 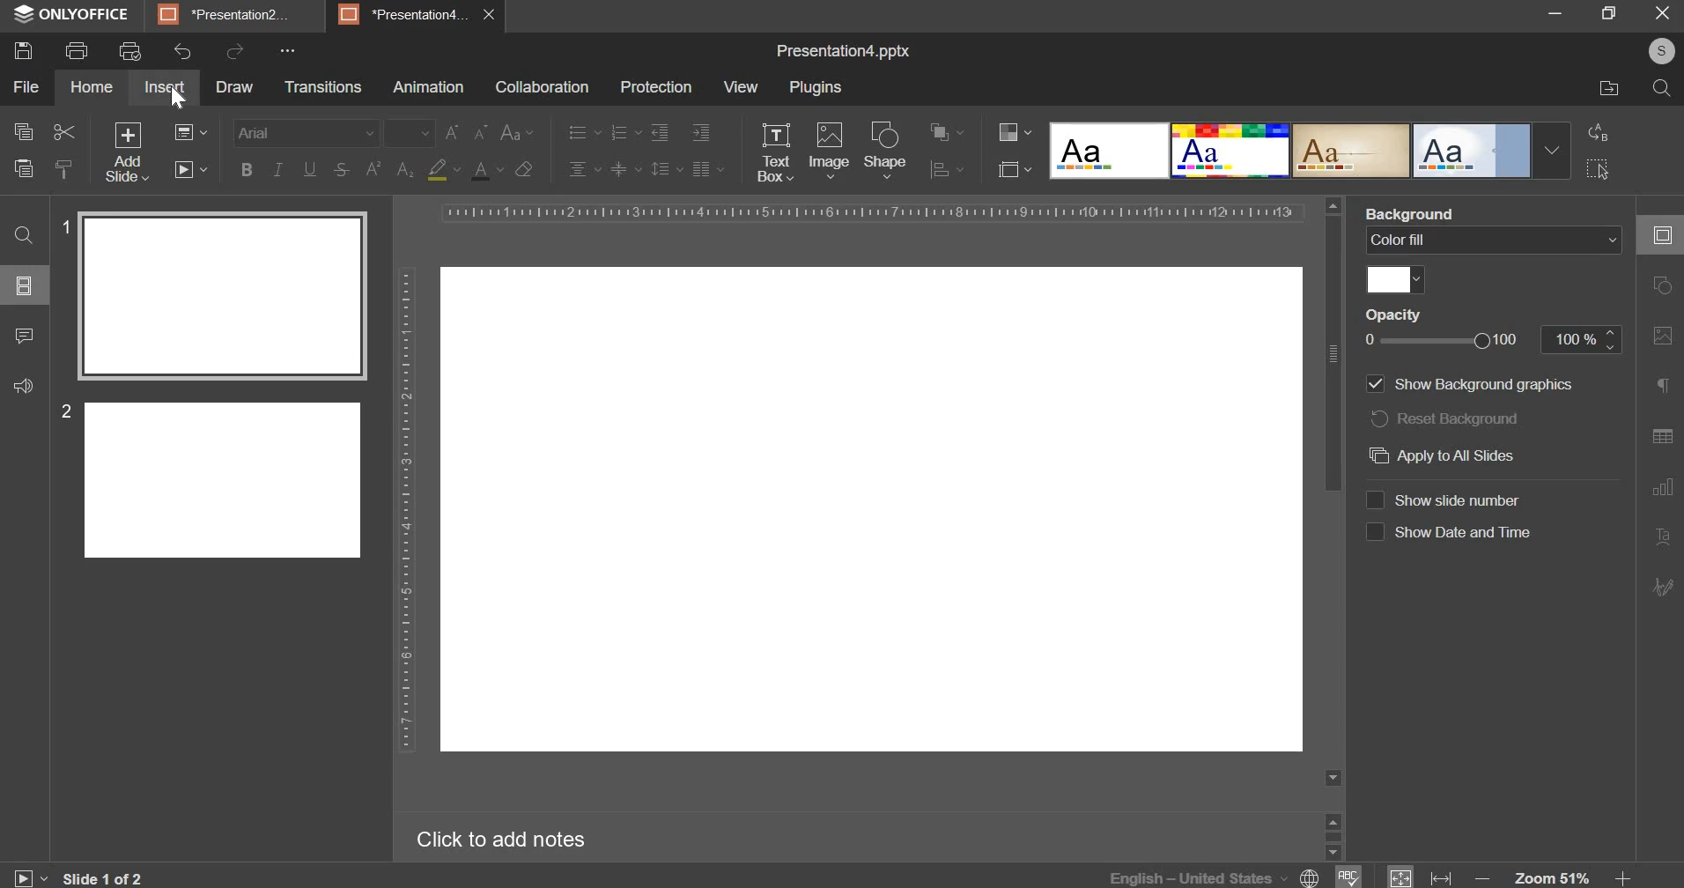 I want to click on Presentation4.pptx, so click(x=842, y=48).